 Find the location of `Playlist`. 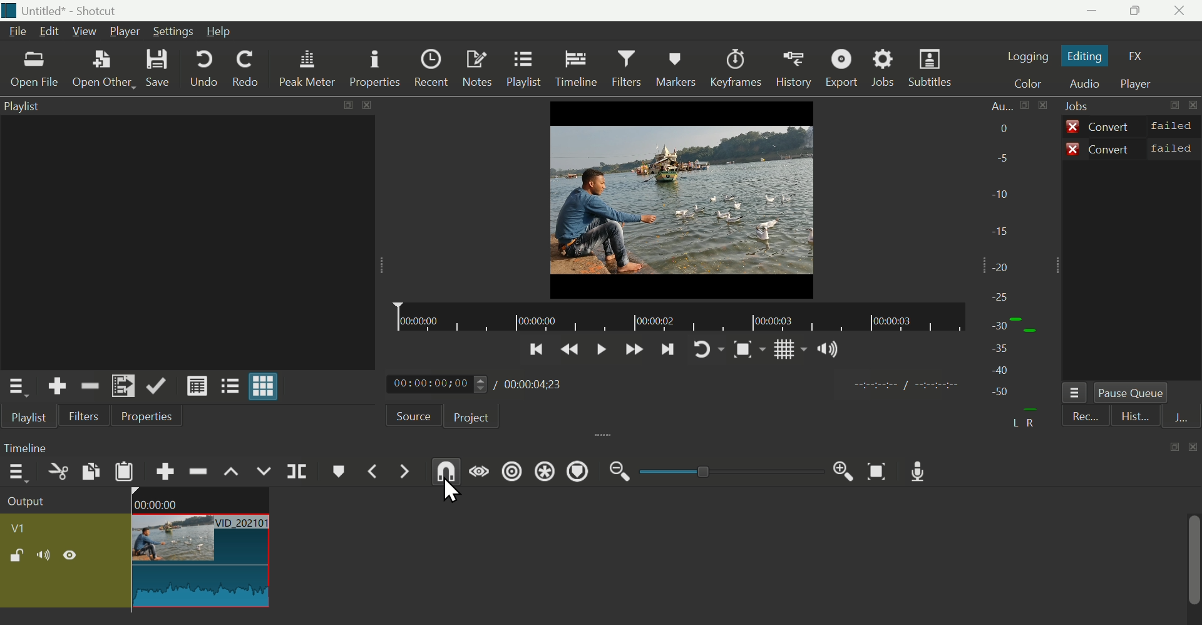

Playlist is located at coordinates (523, 69).